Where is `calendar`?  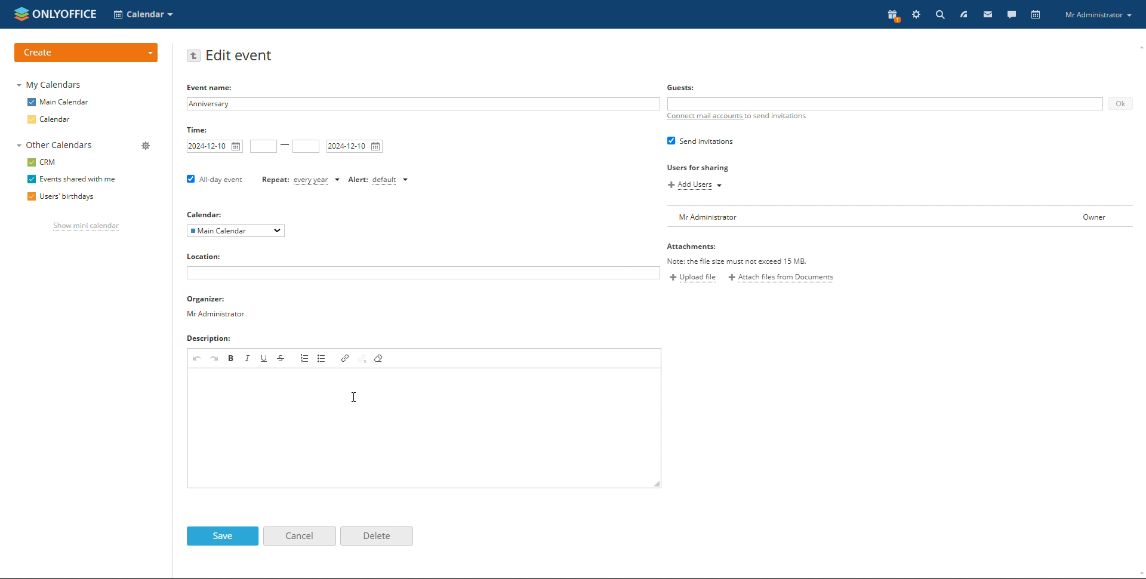
calendar is located at coordinates (1036, 15).